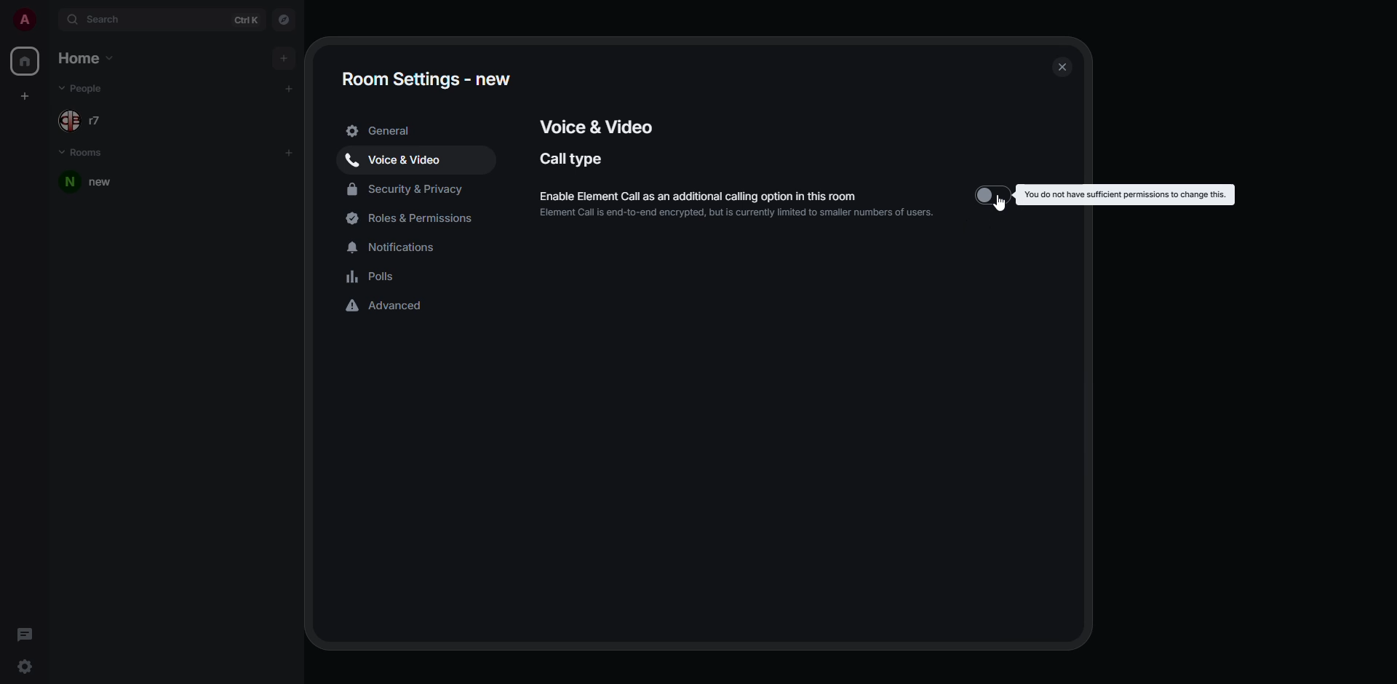  Describe the element at coordinates (1059, 66) in the screenshot. I see `close` at that location.